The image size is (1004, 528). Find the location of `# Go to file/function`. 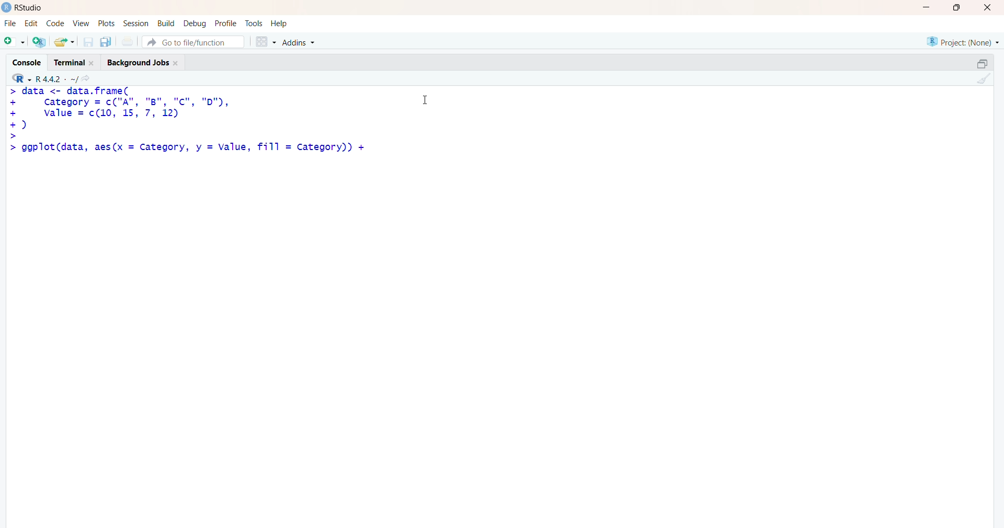

# Go to file/function is located at coordinates (193, 42).